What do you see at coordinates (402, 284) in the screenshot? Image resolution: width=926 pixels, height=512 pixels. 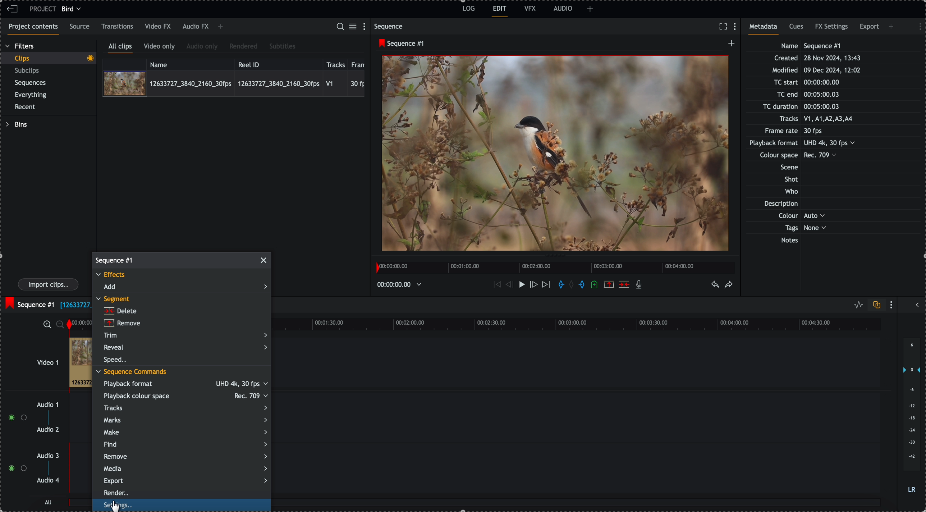 I see `timeline` at bounding box center [402, 284].